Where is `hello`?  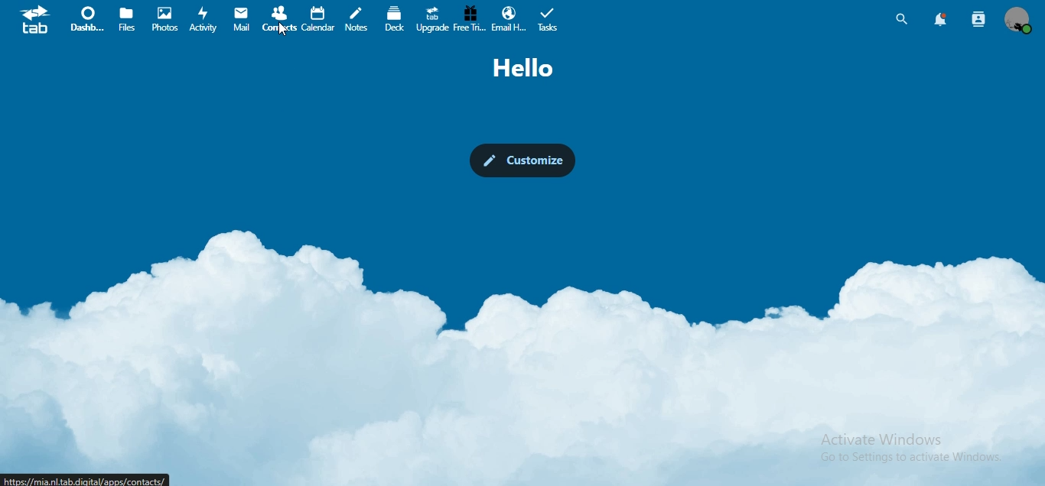 hello is located at coordinates (527, 68).